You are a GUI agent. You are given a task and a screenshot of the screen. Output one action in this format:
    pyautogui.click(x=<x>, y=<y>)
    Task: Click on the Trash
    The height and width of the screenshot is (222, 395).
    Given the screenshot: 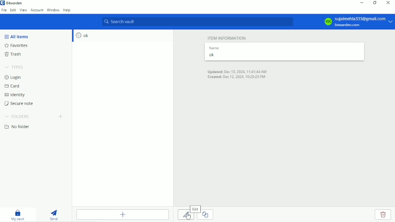 What is the action you would take?
    pyautogui.click(x=13, y=54)
    